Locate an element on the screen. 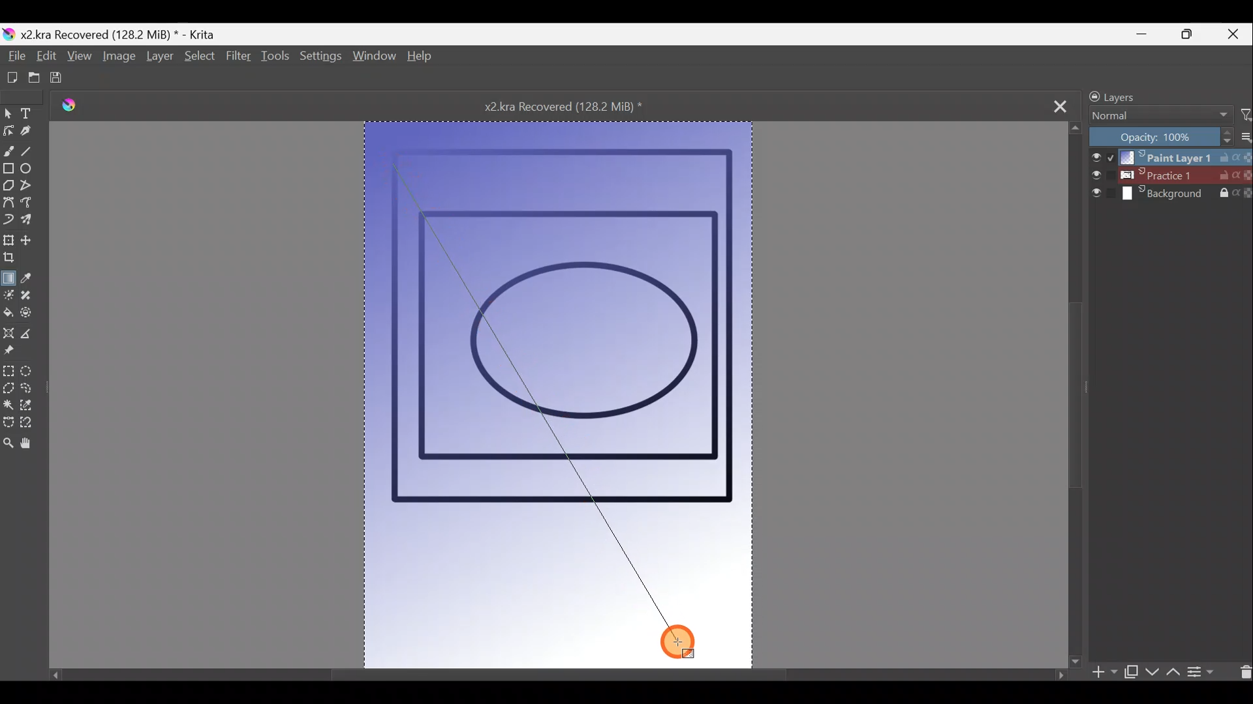 The width and height of the screenshot is (1253, 704). Calligraphy is located at coordinates (26, 135).